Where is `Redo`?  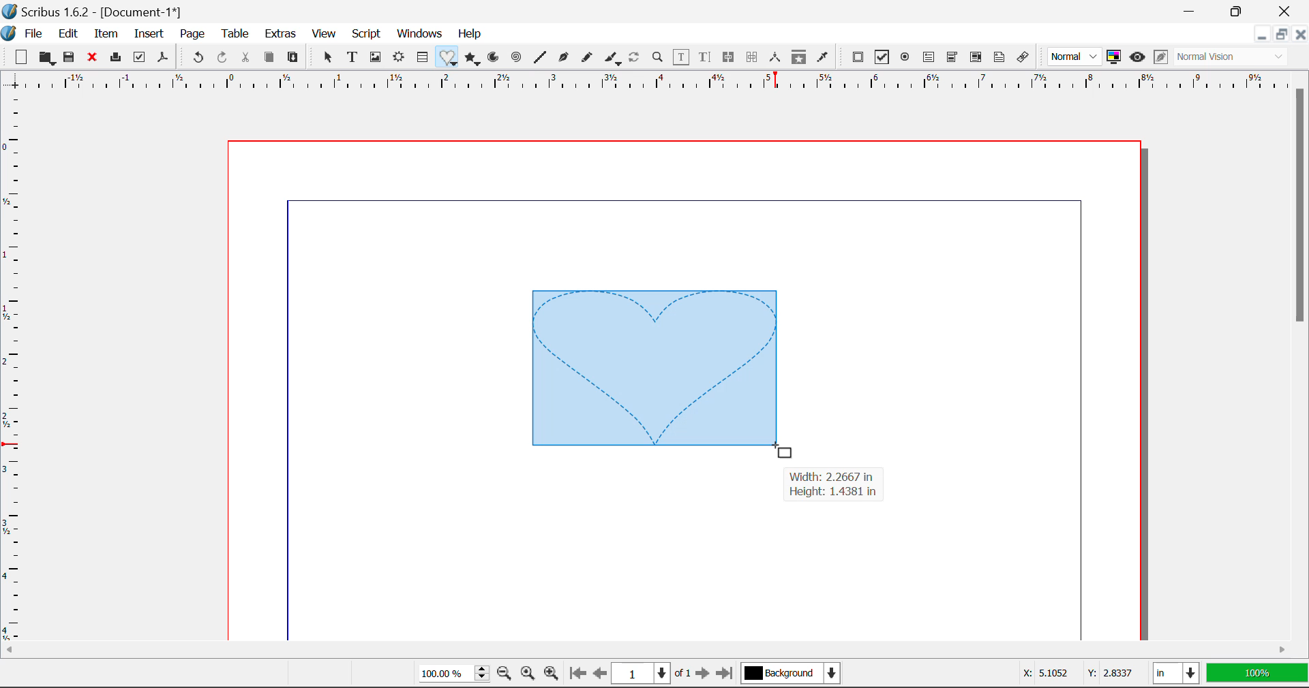
Redo is located at coordinates (222, 57).